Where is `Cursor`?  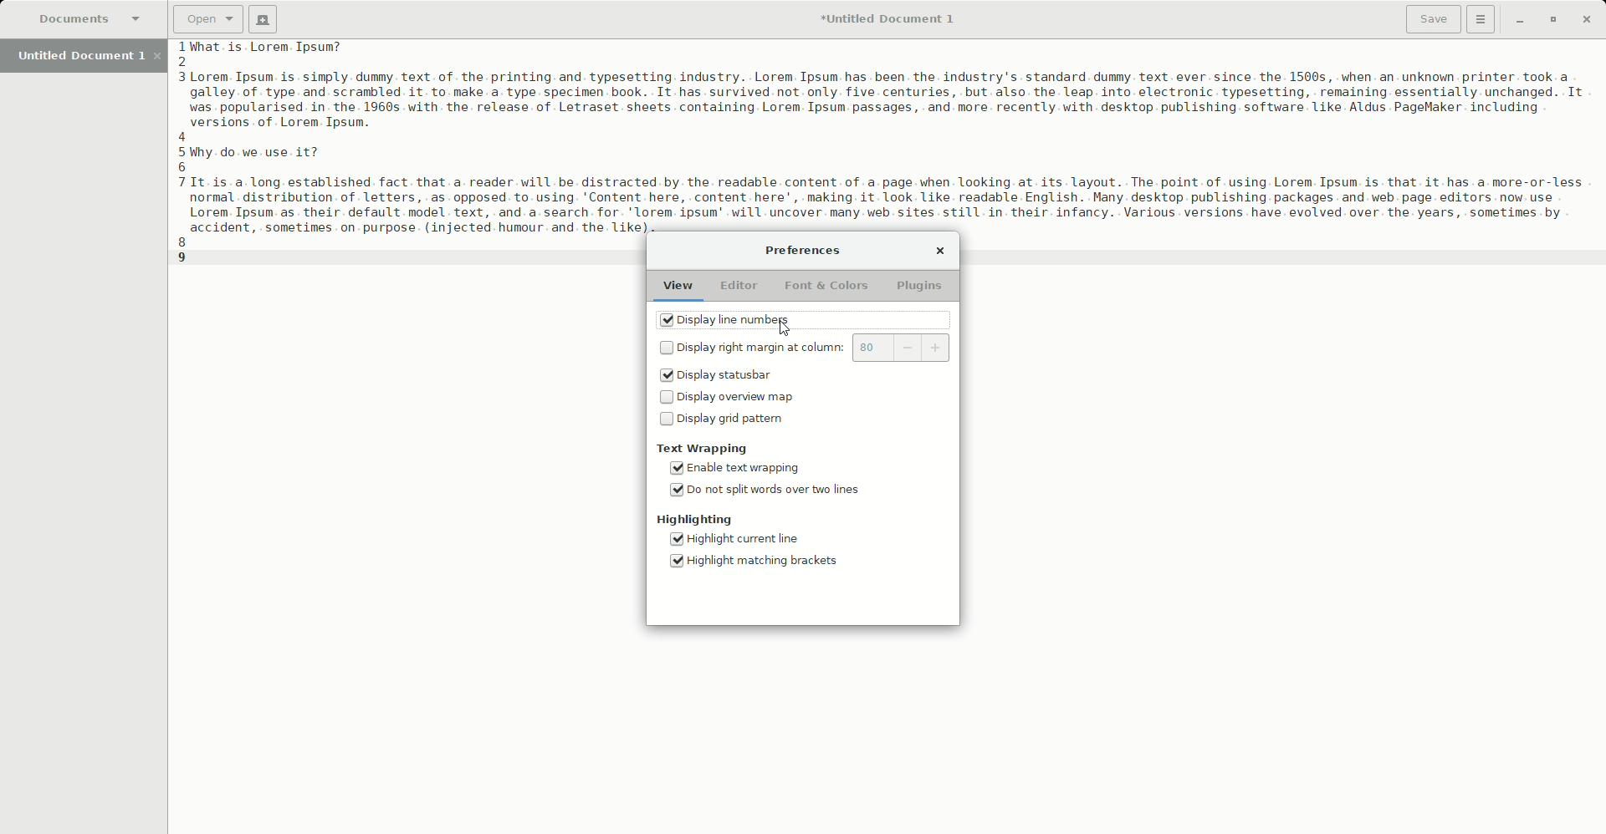
Cursor is located at coordinates (785, 331).